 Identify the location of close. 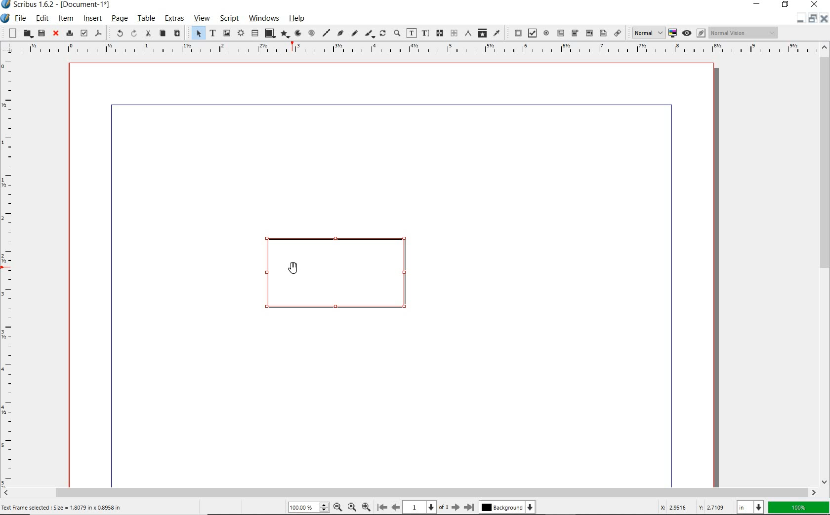
(56, 34).